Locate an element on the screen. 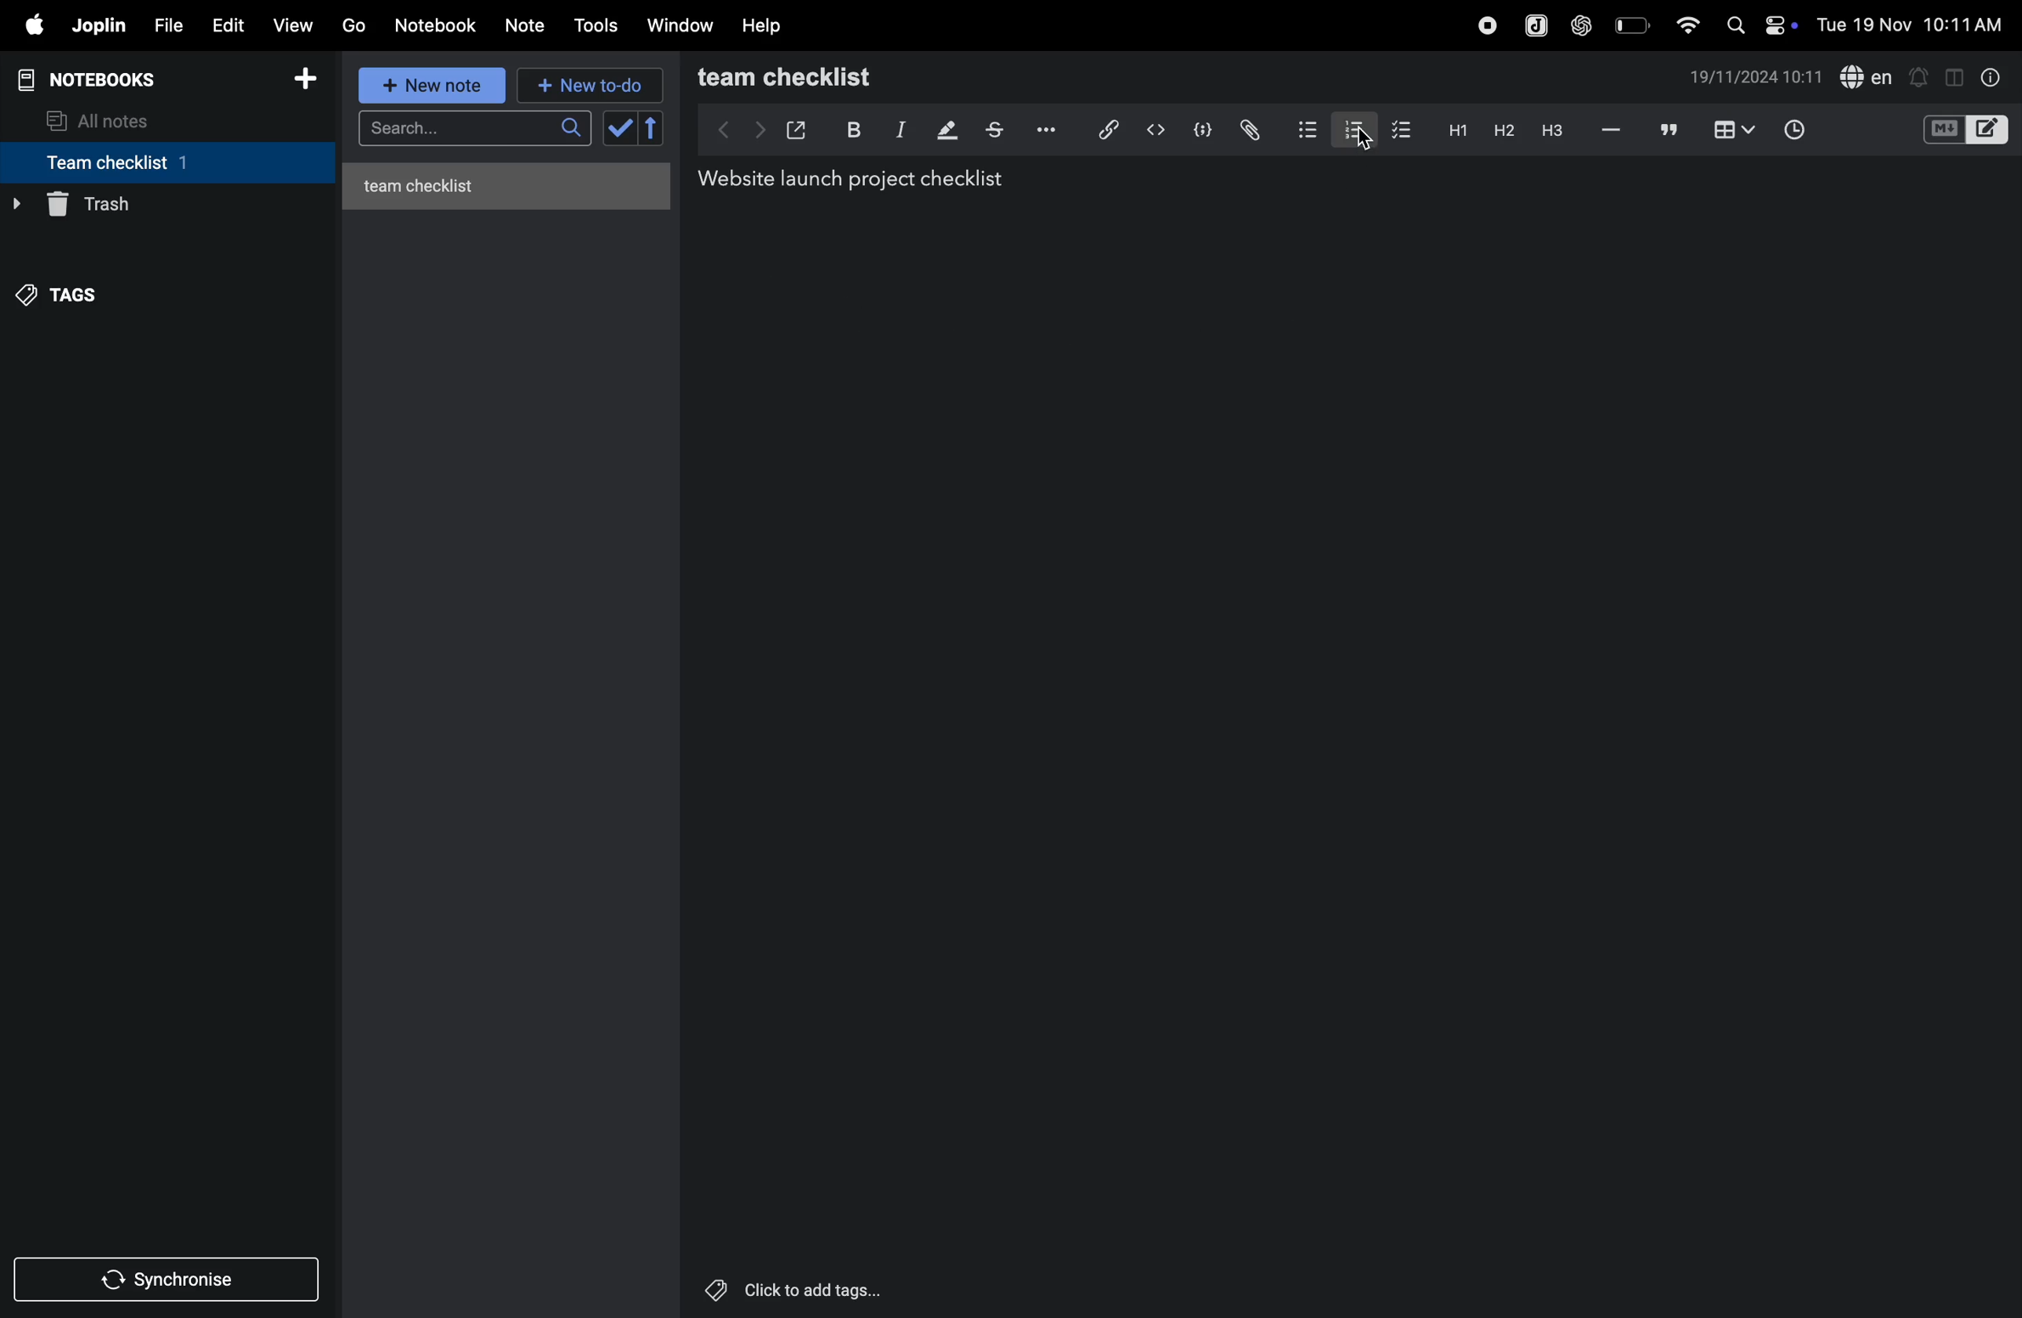 This screenshot has width=2022, height=1318. Notebook is located at coordinates (440, 25).